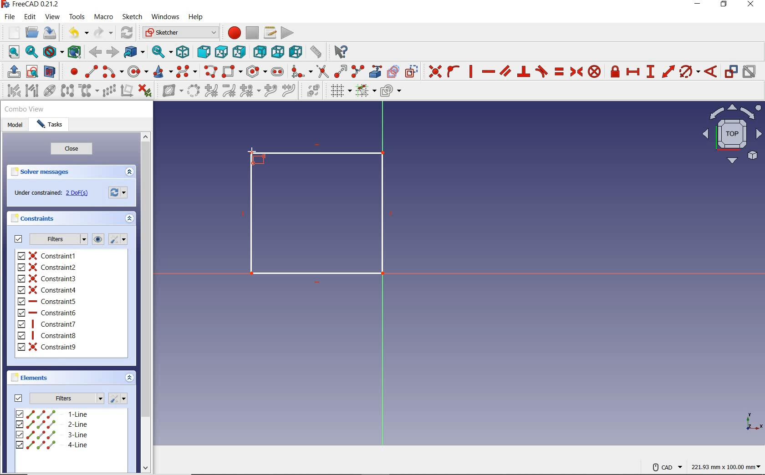 This screenshot has height=475, width=765. I want to click on show/hide internal geometry, so click(49, 91).